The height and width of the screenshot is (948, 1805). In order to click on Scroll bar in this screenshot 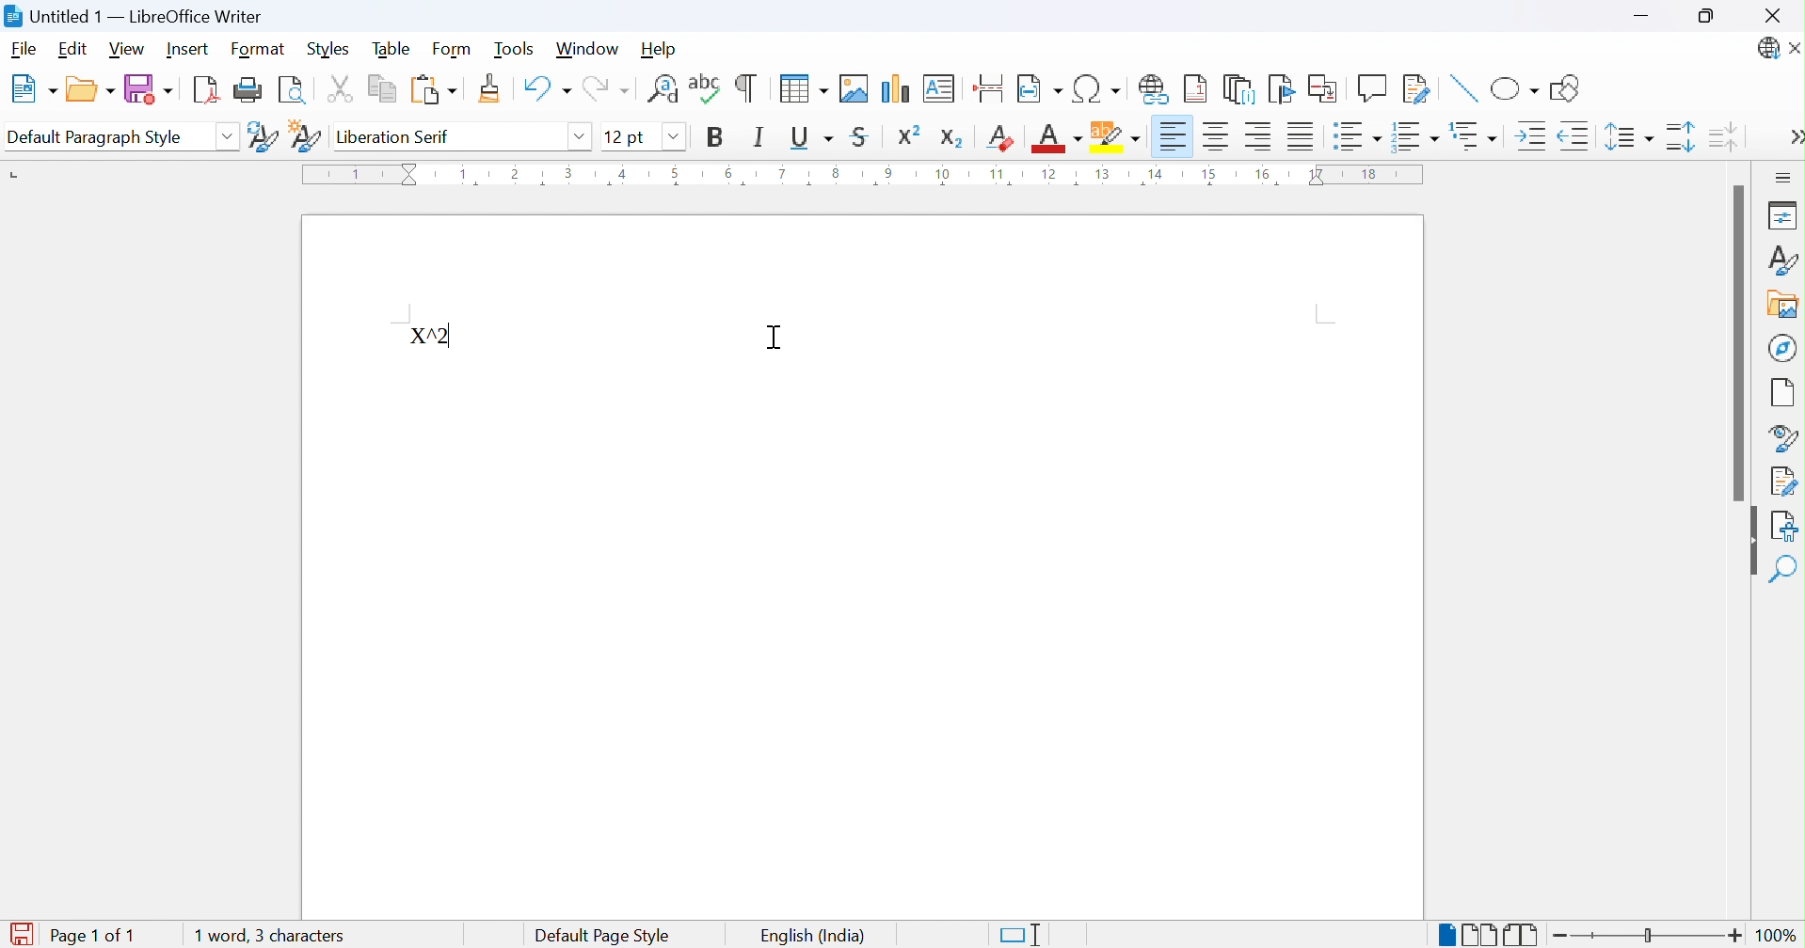, I will do `click(1741, 340)`.